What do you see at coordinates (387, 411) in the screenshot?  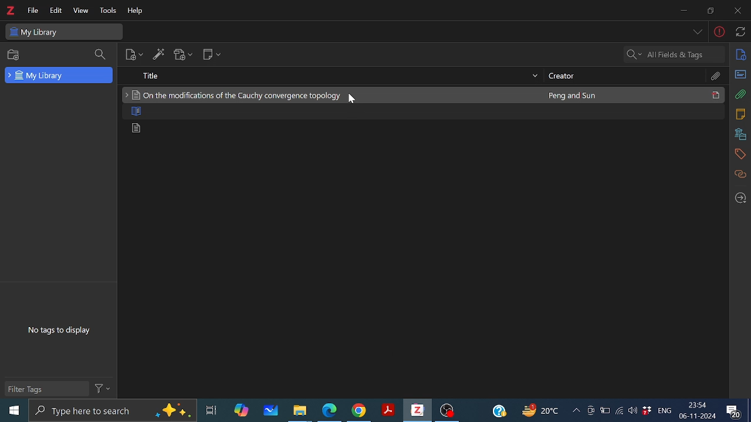 I see `Adobe reader` at bounding box center [387, 411].